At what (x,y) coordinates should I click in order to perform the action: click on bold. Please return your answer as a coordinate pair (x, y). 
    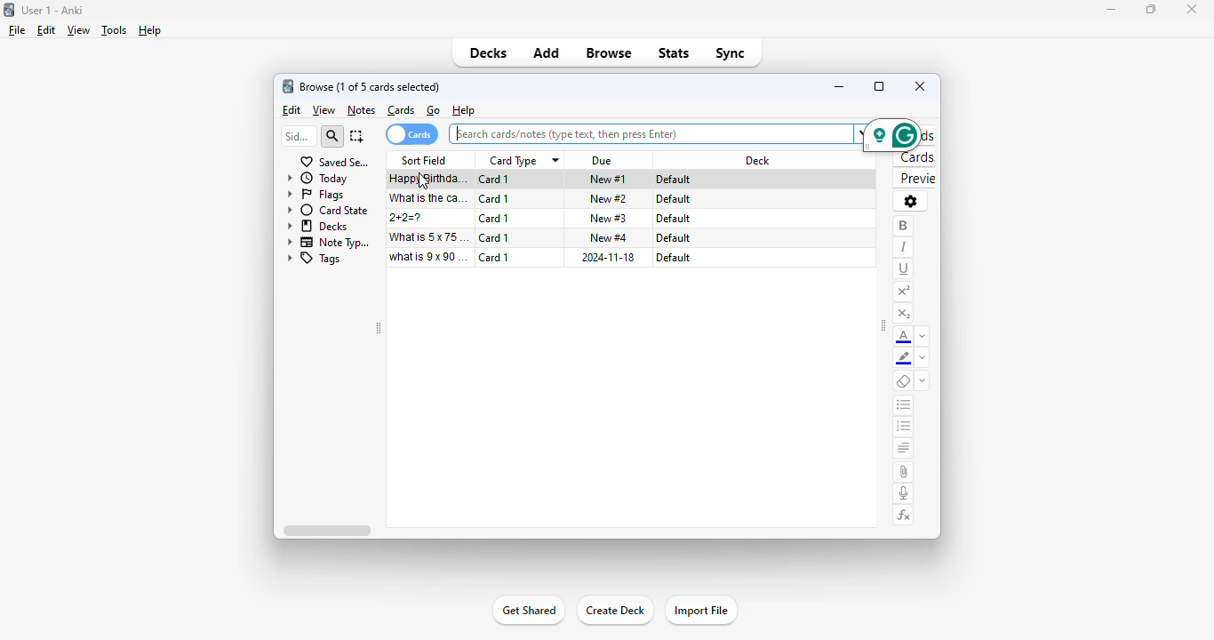
    Looking at the image, I should click on (903, 227).